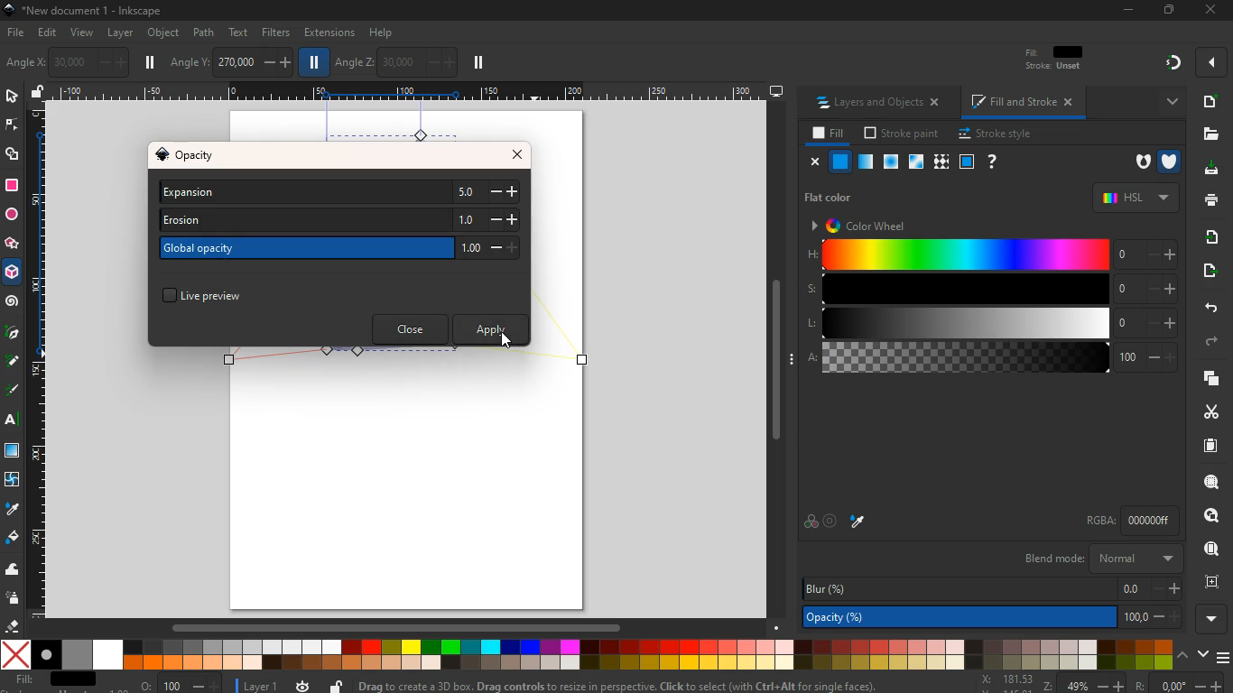 The image size is (1233, 693). Describe the element at coordinates (636, 685) in the screenshot. I see `message` at that location.